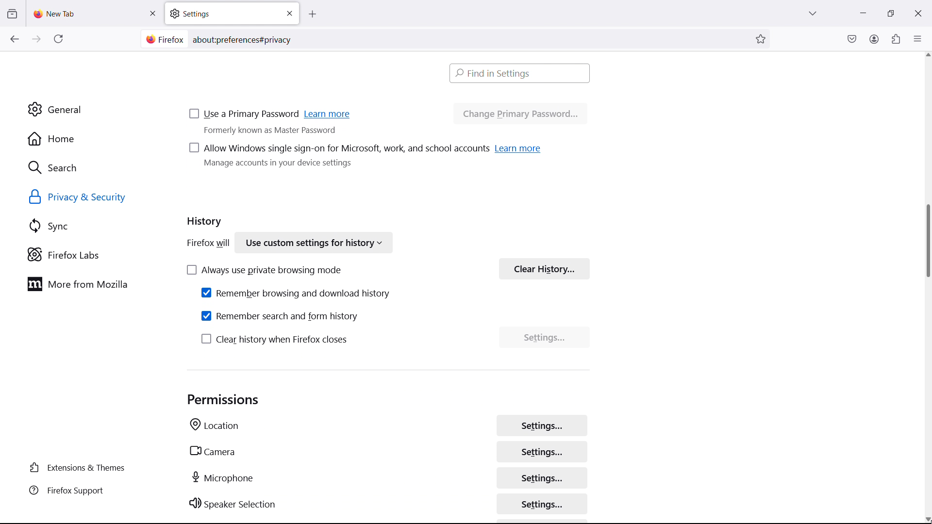 The height and width of the screenshot is (524, 932). What do you see at coordinates (14, 39) in the screenshot?
I see `go back one page, right click or pull down to show history` at bounding box center [14, 39].